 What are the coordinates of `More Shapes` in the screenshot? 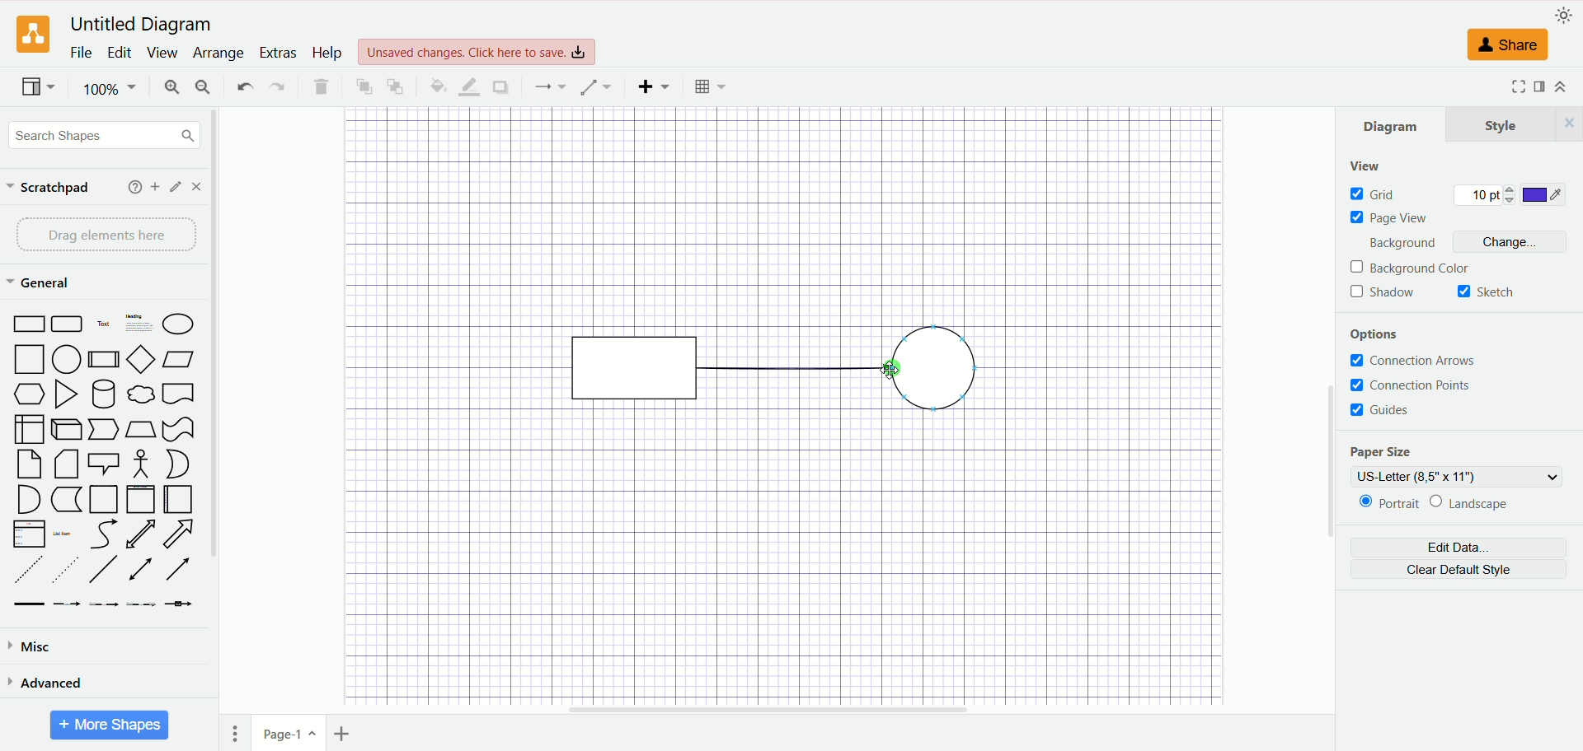 It's located at (110, 725).